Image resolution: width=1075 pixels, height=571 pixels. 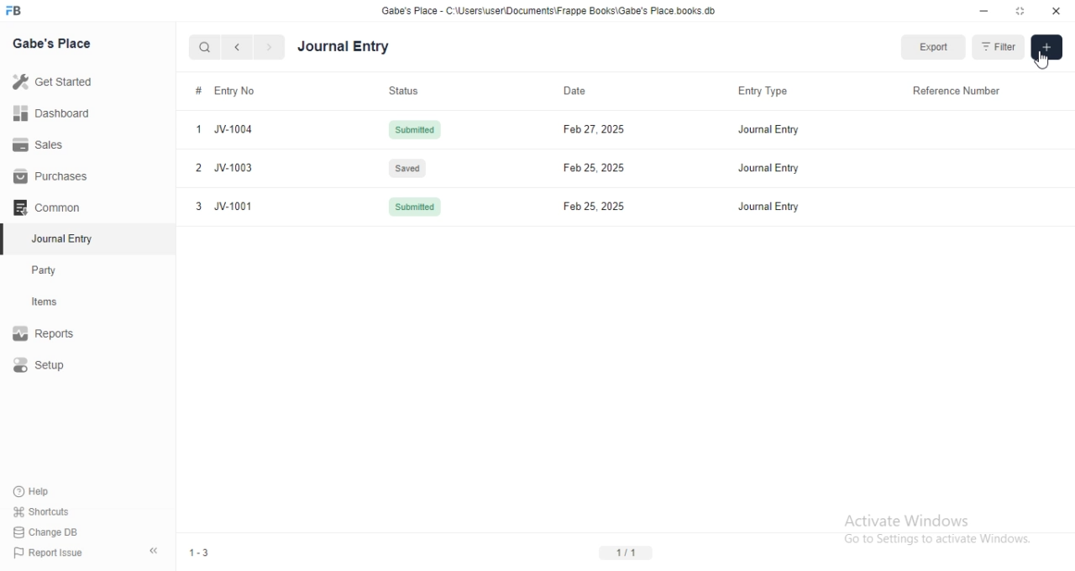 What do you see at coordinates (53, 176) in the screenshot?
I see `Purchases` at bounding box center [53, 176].